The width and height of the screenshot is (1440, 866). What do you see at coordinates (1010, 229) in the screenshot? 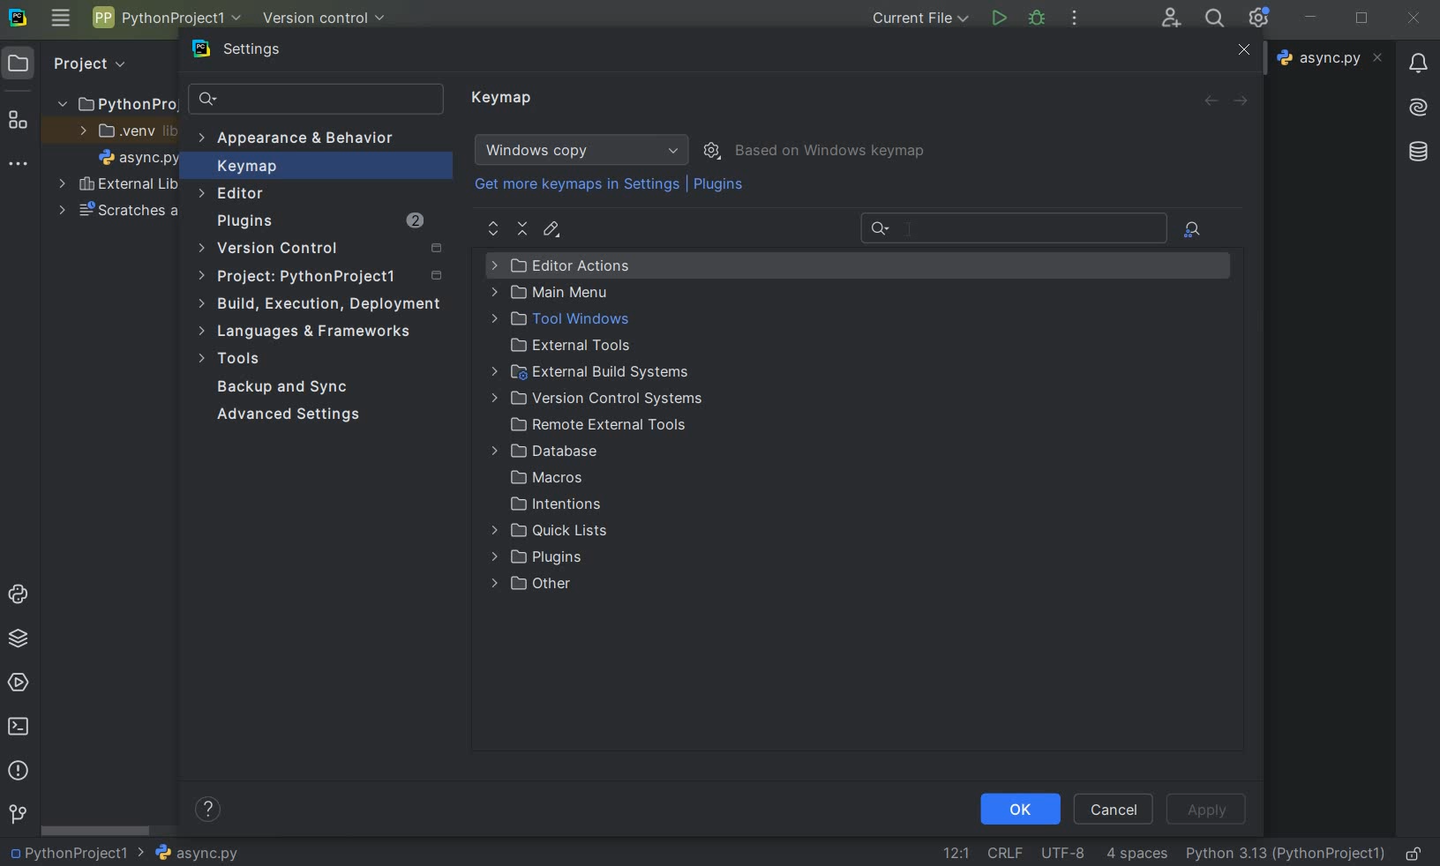
I see `recent search` at bounding box center [1010, 229].